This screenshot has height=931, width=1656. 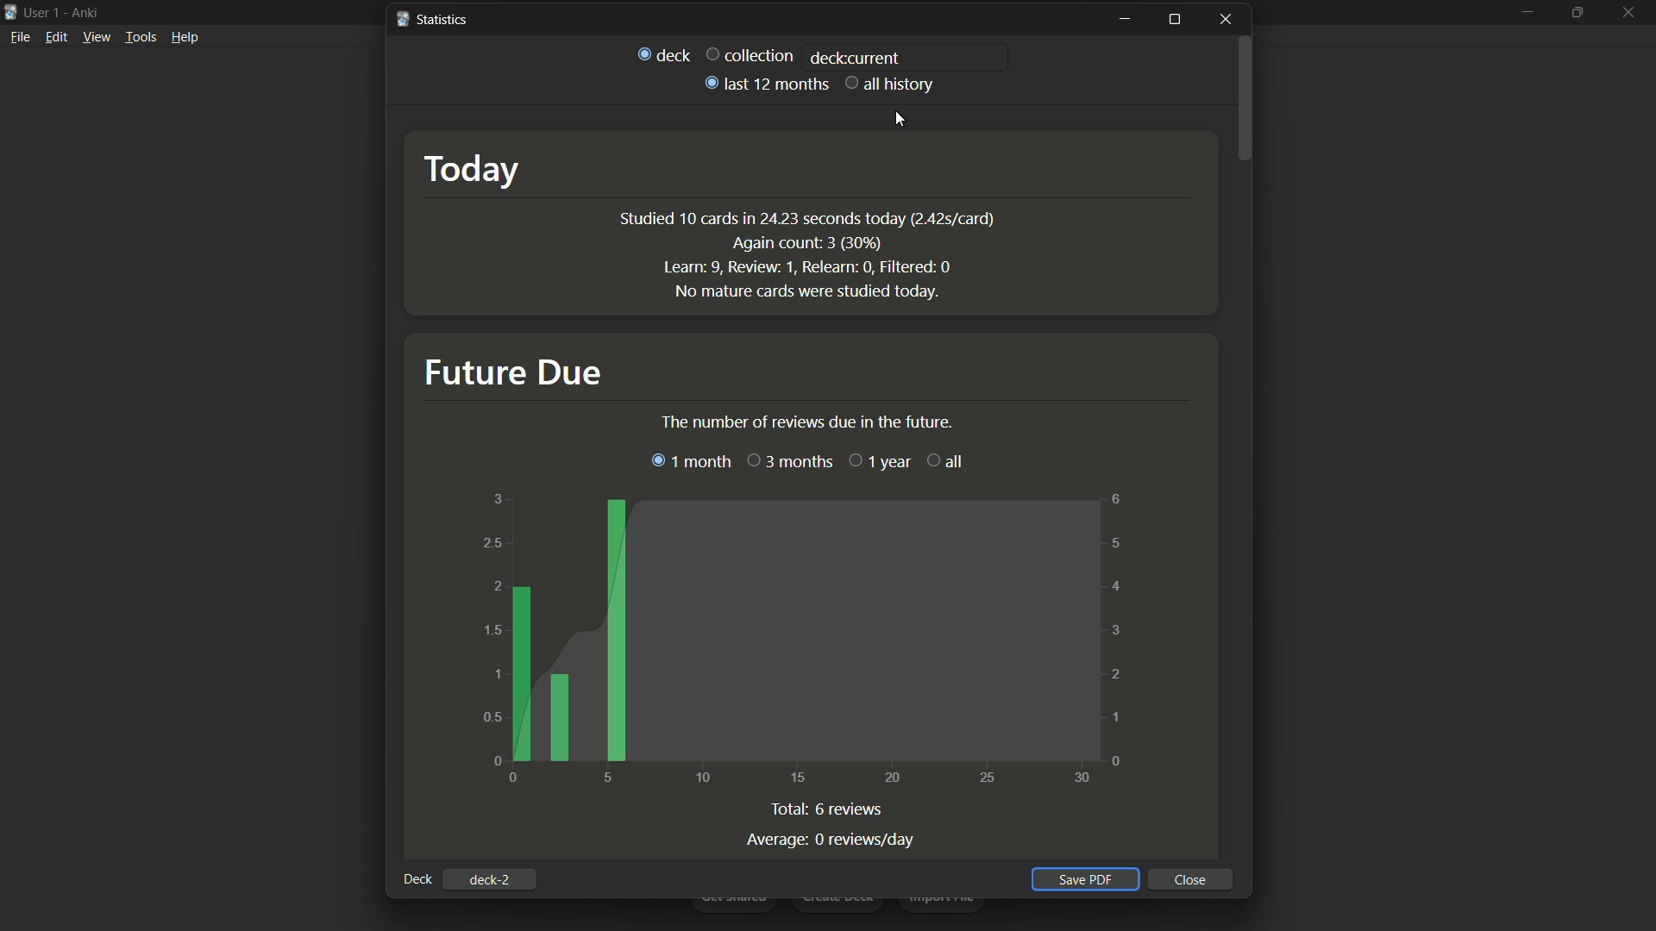 What do you see at coordinates (891, 84) in the screenshot?
I see `All history` at bounding box center [891, 84].